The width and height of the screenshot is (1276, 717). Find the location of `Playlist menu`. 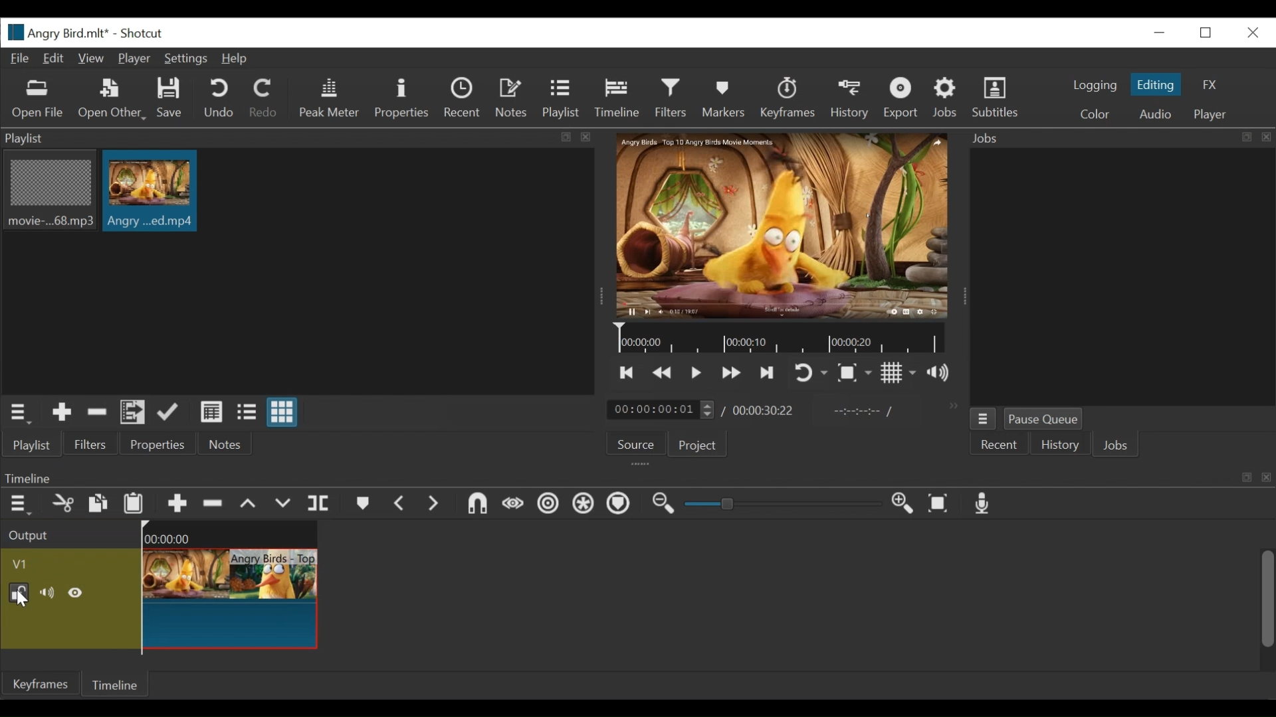

Playlist menu is located at coordinates (21, 414).